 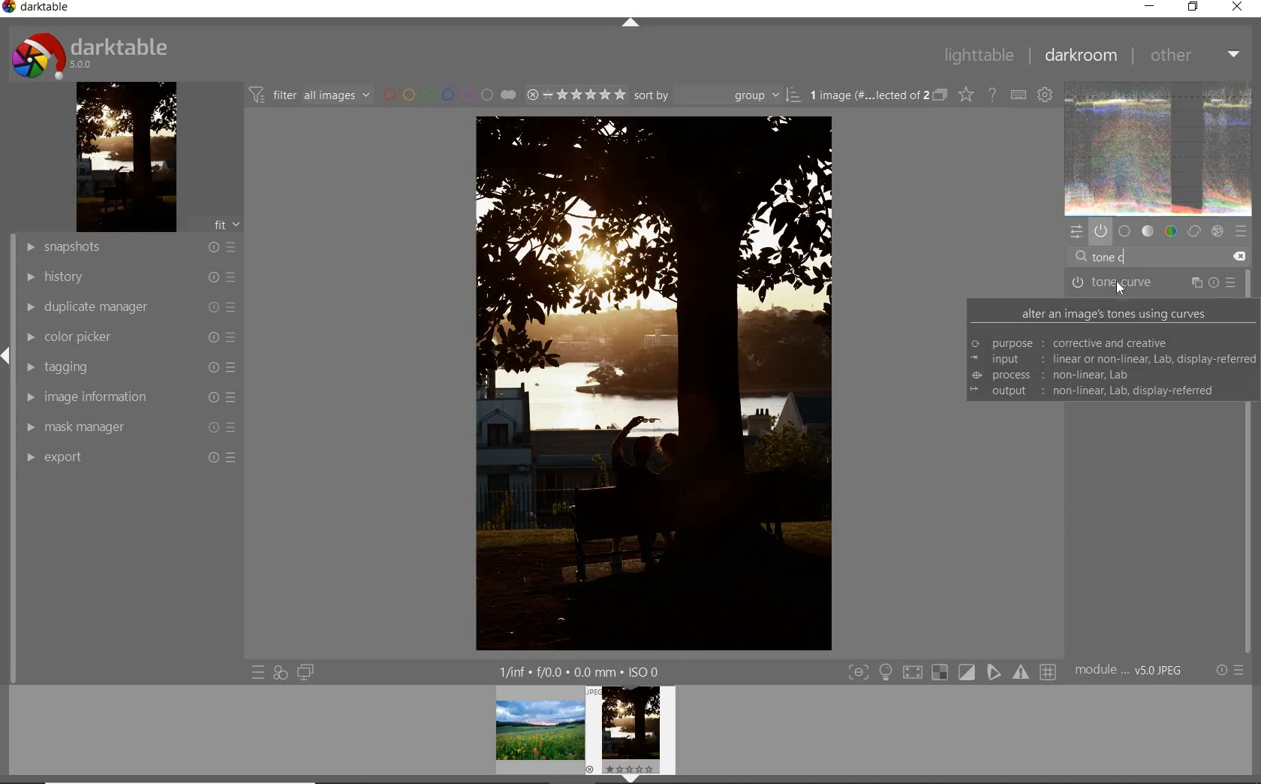 What do you see at coordinates (967, 94) in the screenshot?
I see `change type of overlays` at bounding box center [967, 94].